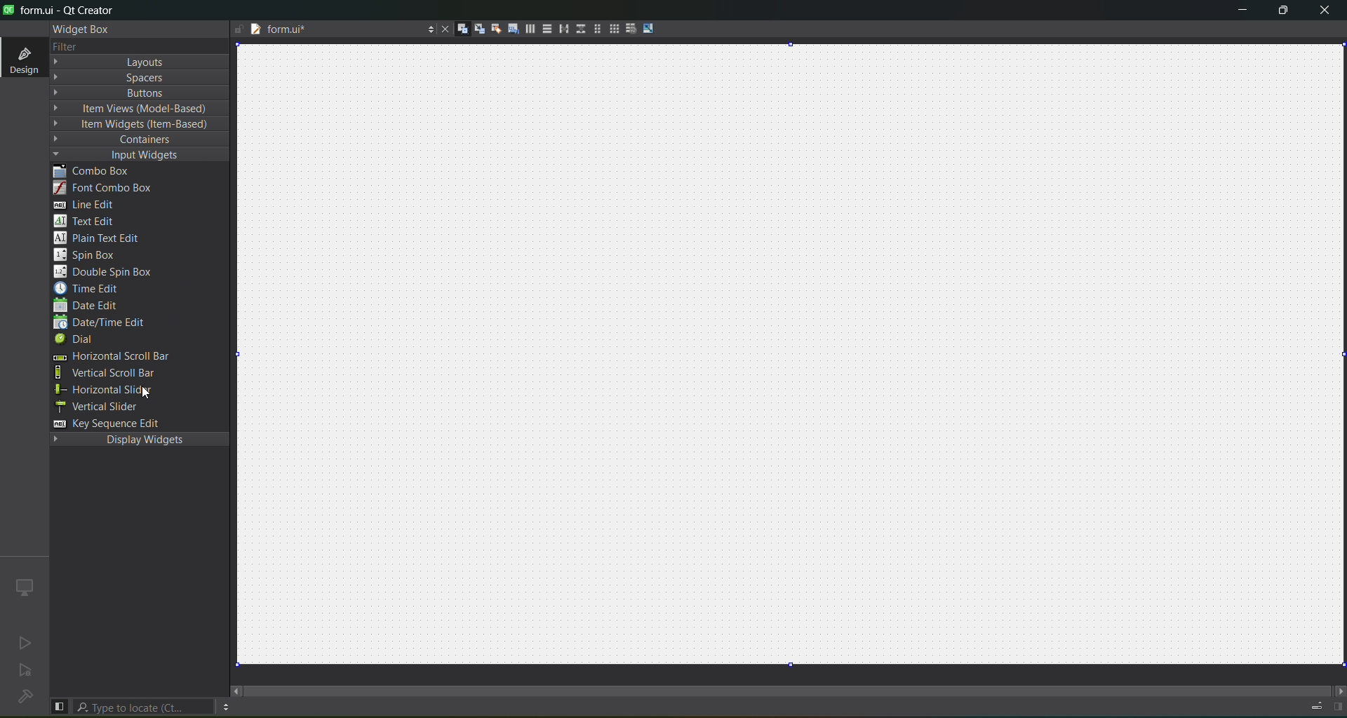 The width and height of the screenshot is (1347, 718). Describe the element at coordinates (102, 170) in the screenshot. I see `combo box` at that location.